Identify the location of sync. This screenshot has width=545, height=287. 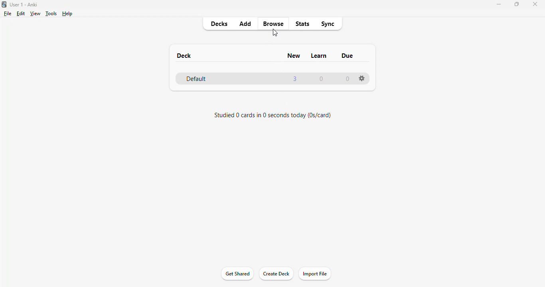
(328, 24).